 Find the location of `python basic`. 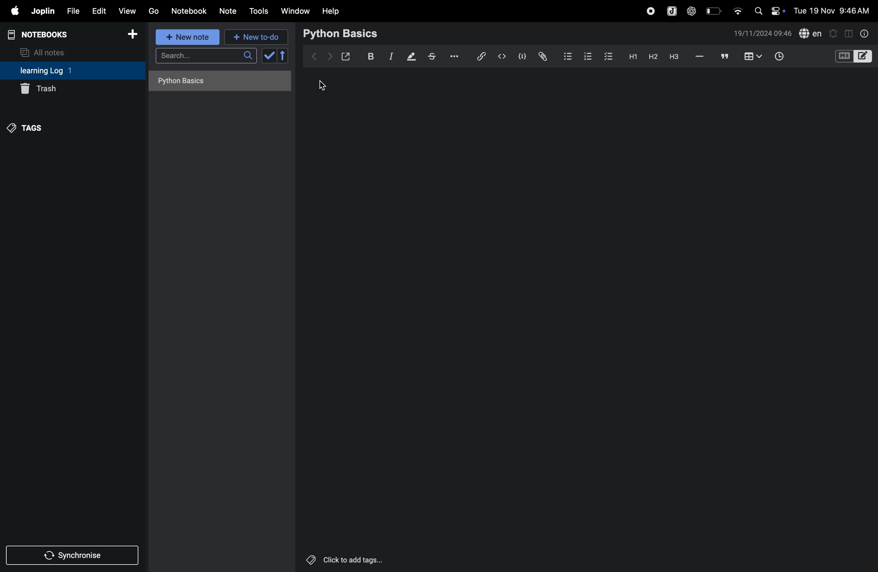

python basic is located at coordinates (342, 33).